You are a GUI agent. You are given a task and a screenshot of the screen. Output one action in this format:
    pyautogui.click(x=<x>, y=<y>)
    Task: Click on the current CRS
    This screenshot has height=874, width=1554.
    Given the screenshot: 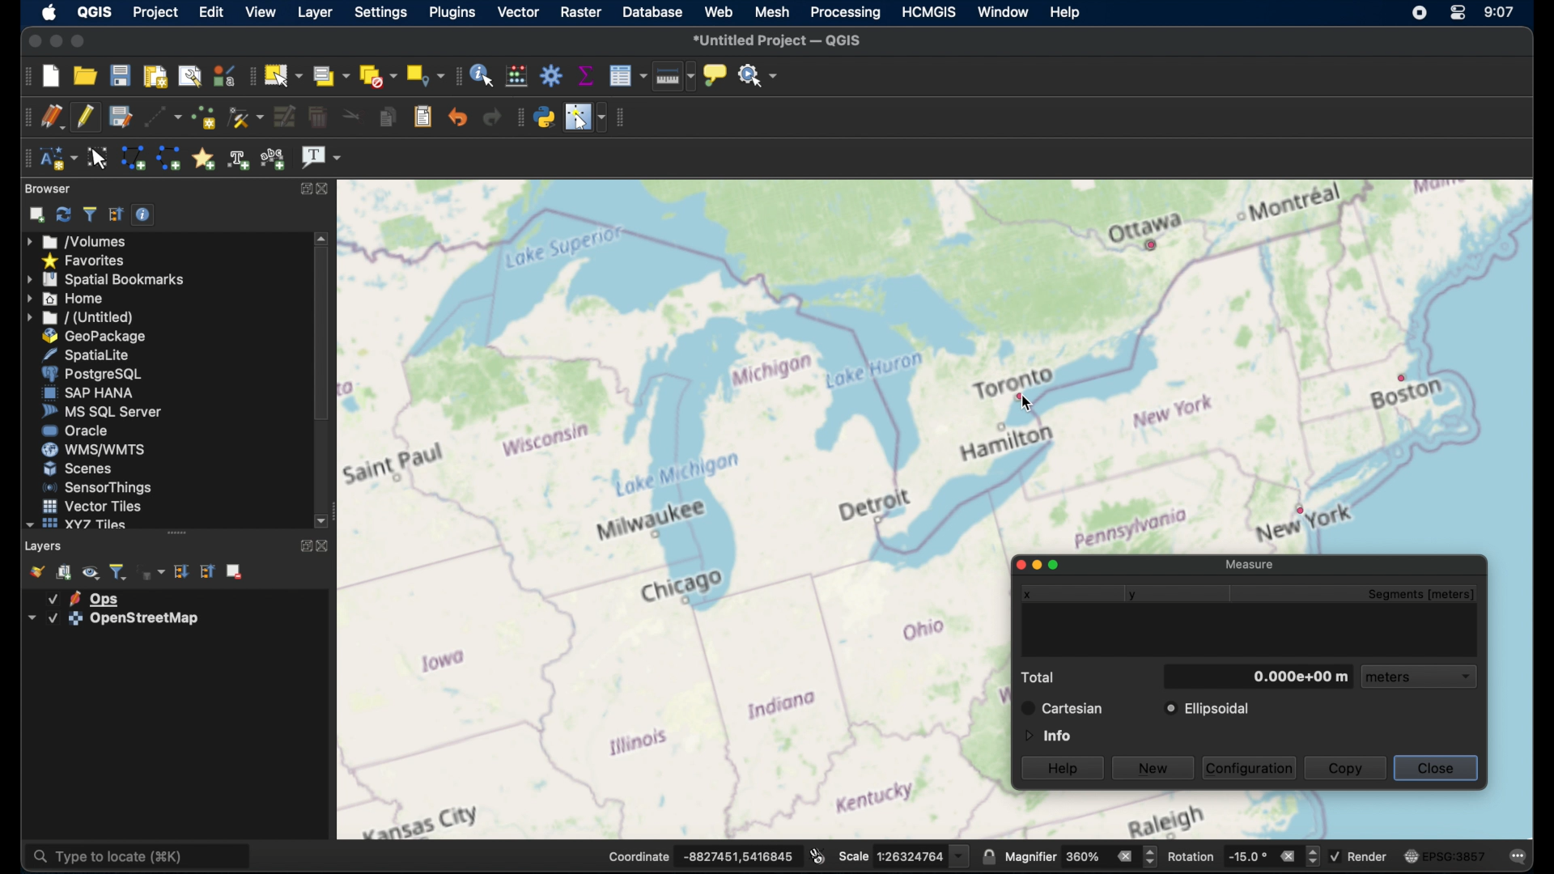 What is the action you would take?
    pyautogui.click(x=1445, y=854)
    